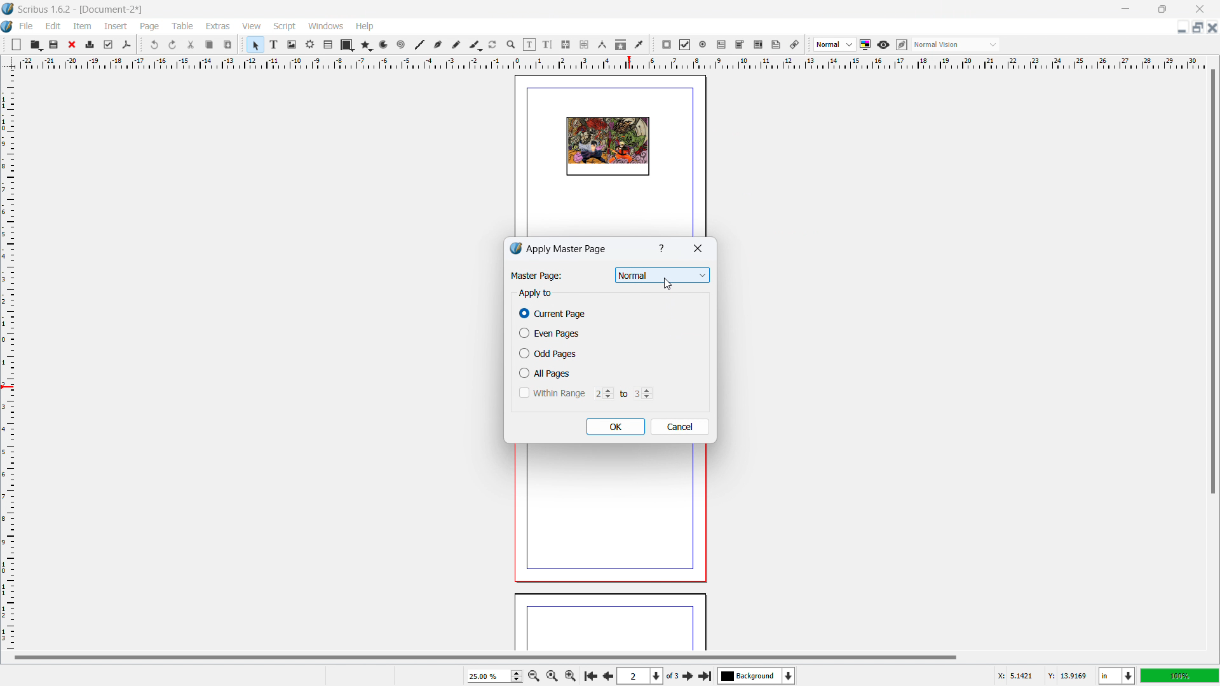 The width and height of the screenshot is (1220, 686). I want to click on link annotation, so click(795, 44).